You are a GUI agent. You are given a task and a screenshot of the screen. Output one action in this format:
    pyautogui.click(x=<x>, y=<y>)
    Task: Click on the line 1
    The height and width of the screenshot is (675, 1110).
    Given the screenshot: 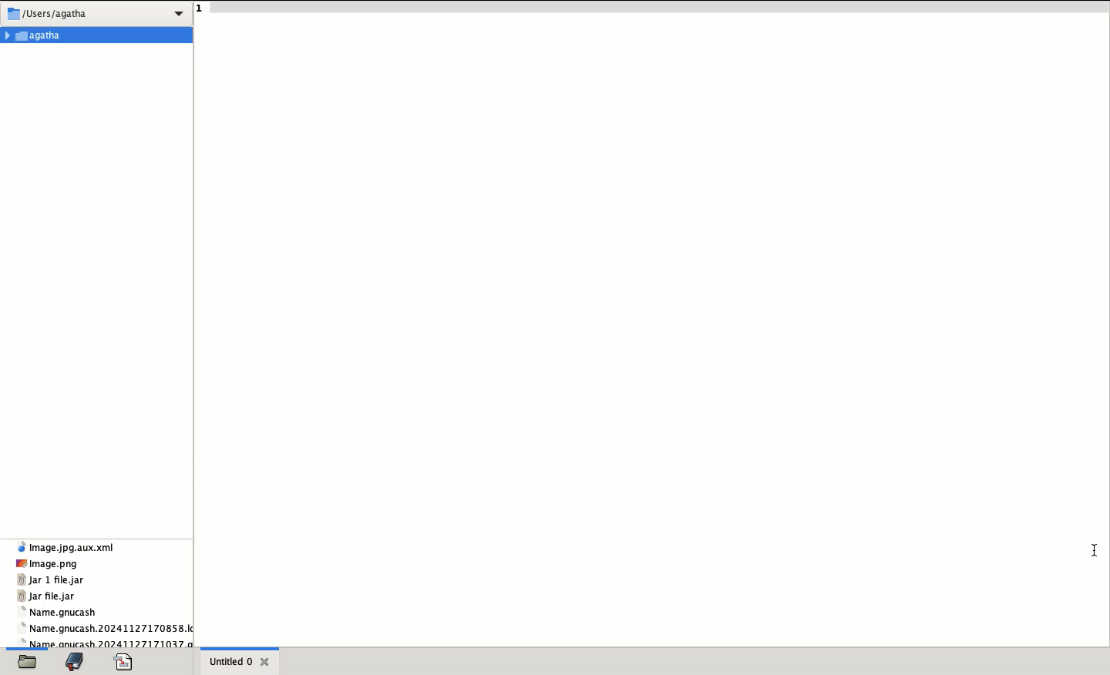 What is the action you would take?
    pyautogui.click(x=651, y=8)
    